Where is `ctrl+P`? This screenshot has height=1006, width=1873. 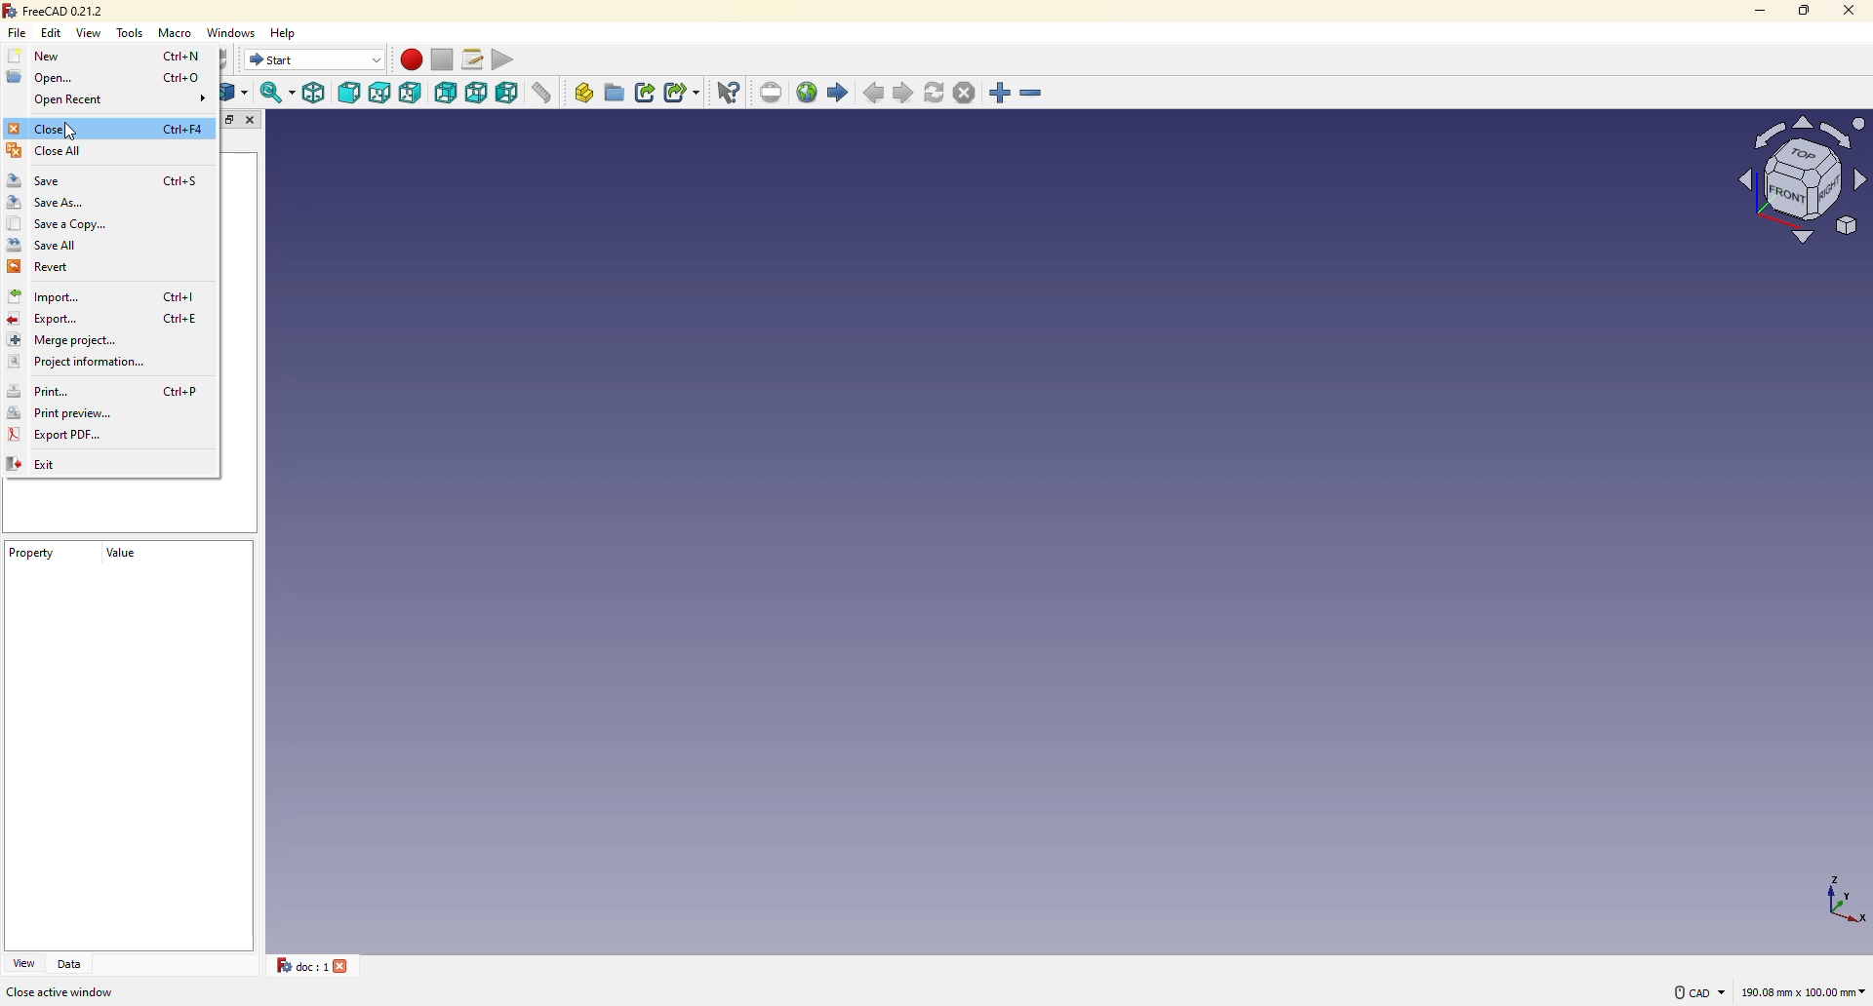
ctrl+P is located at coordinates (179, 390).